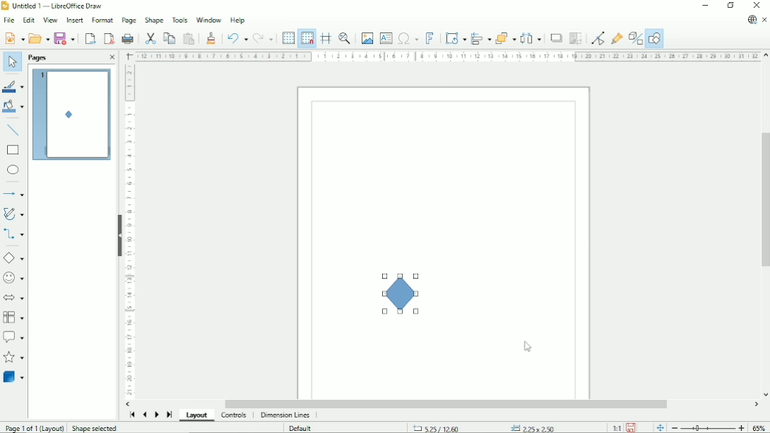 The width and height of the screenshot is (770, 433). Describe the element at coordinates (386, 38) in the screenshot. I see `Insert text box` at that location.